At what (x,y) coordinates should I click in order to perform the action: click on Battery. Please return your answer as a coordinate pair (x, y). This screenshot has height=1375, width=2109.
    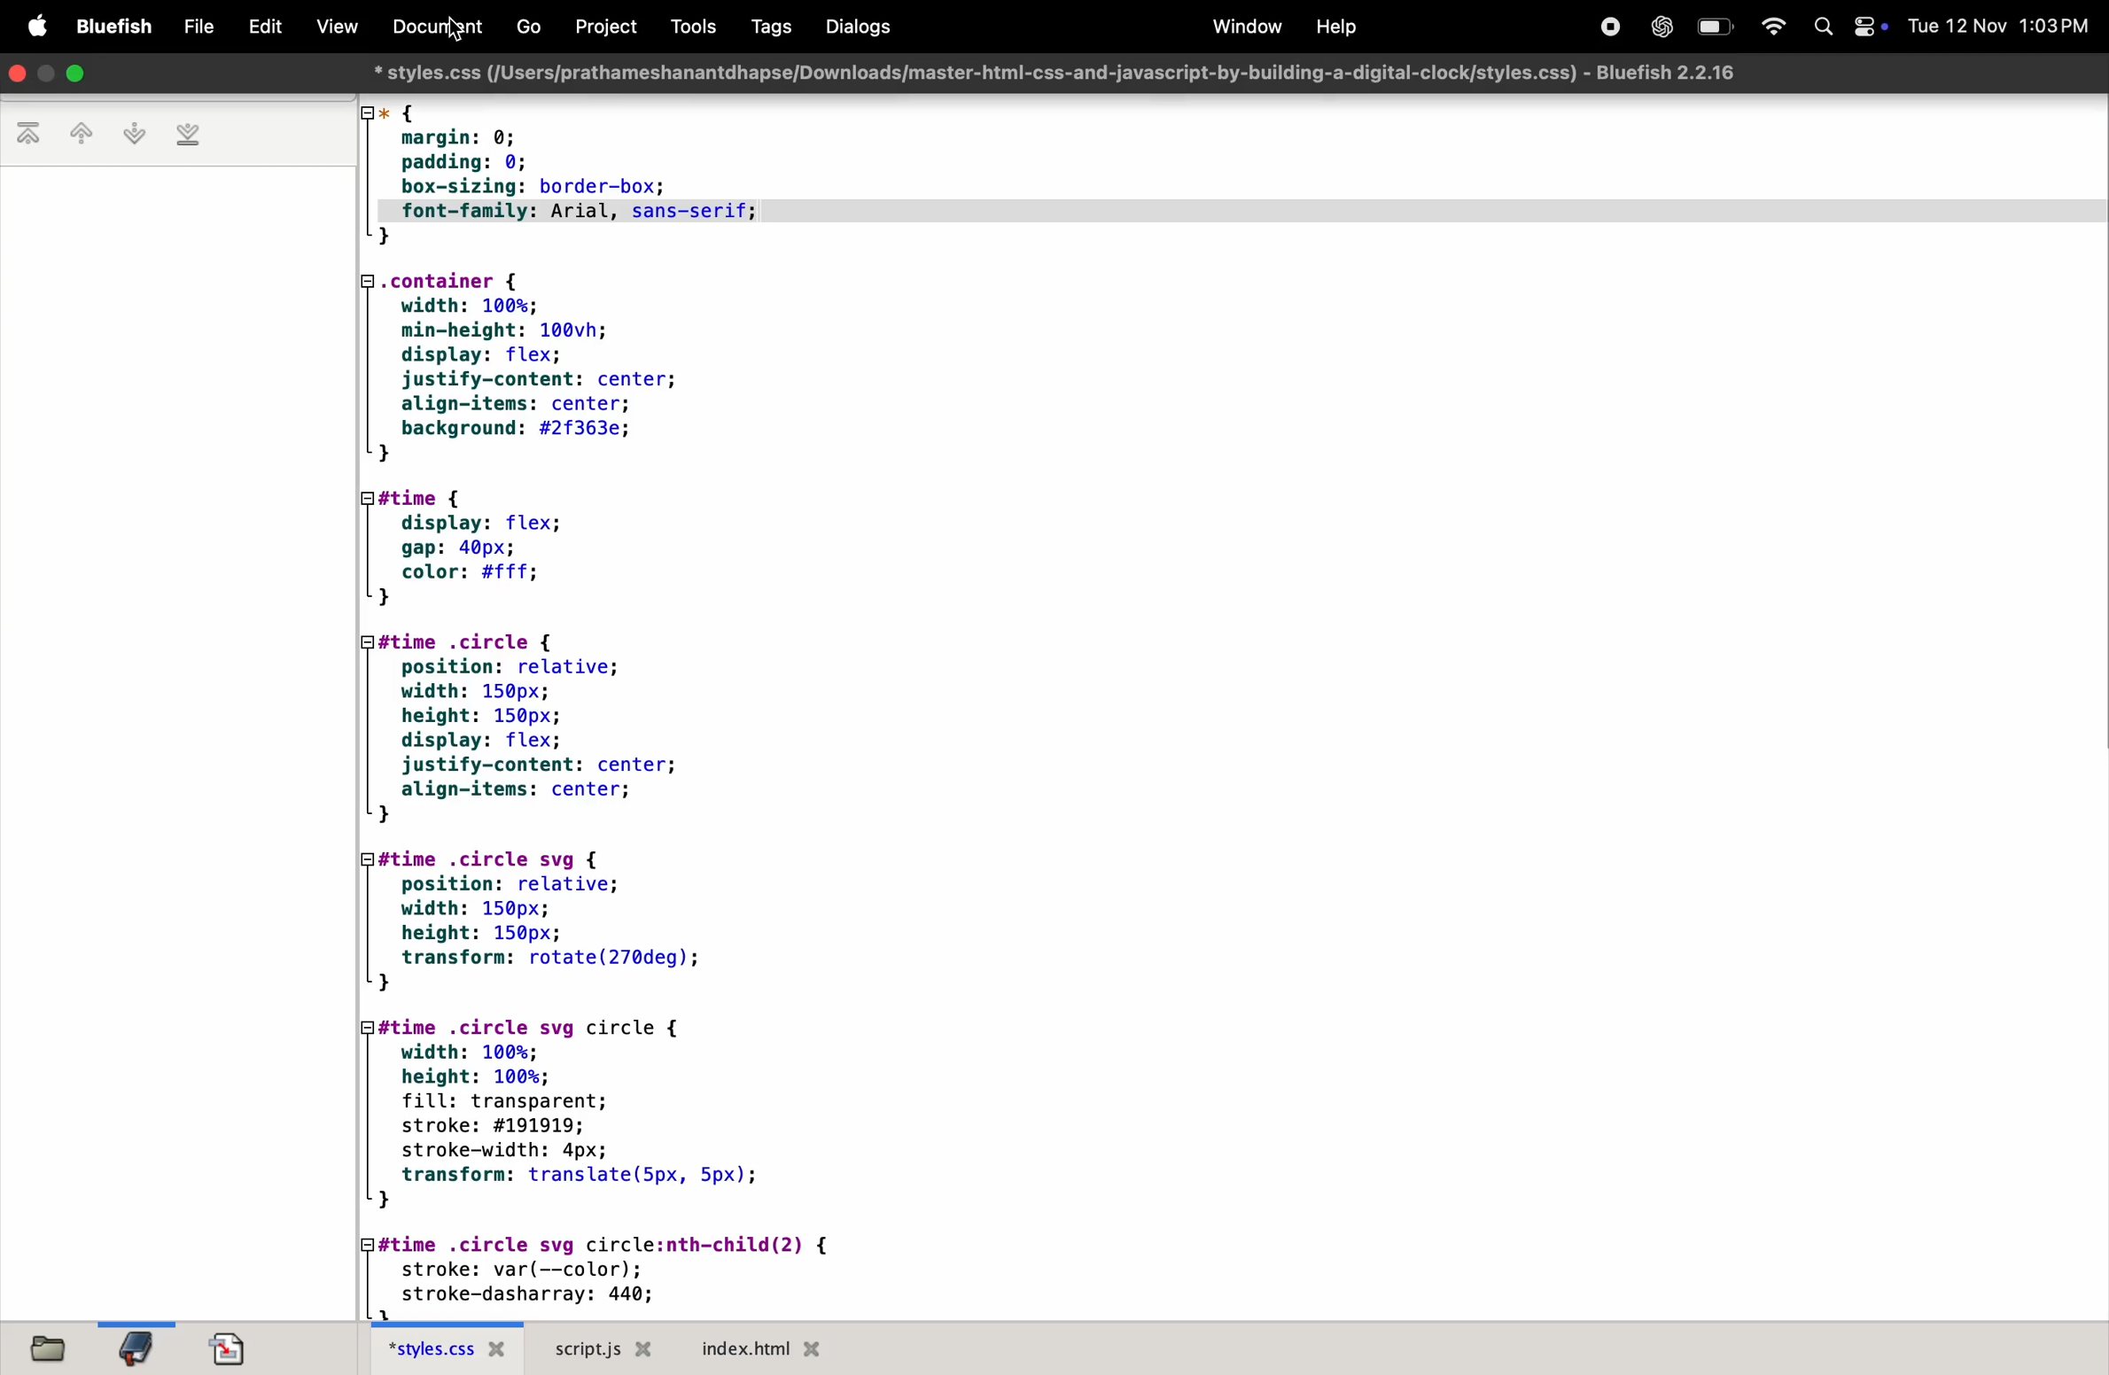
    Looking at the image, I should click on (1718, 25).